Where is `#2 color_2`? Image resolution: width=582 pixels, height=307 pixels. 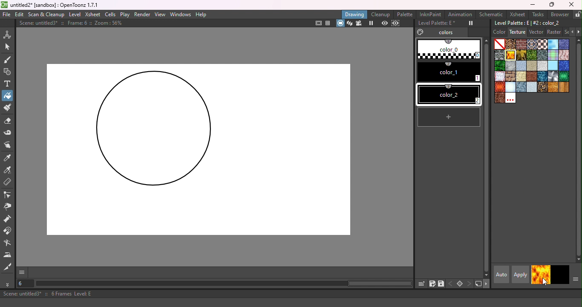
#2 color_2 is located at coordinates (449, 95).